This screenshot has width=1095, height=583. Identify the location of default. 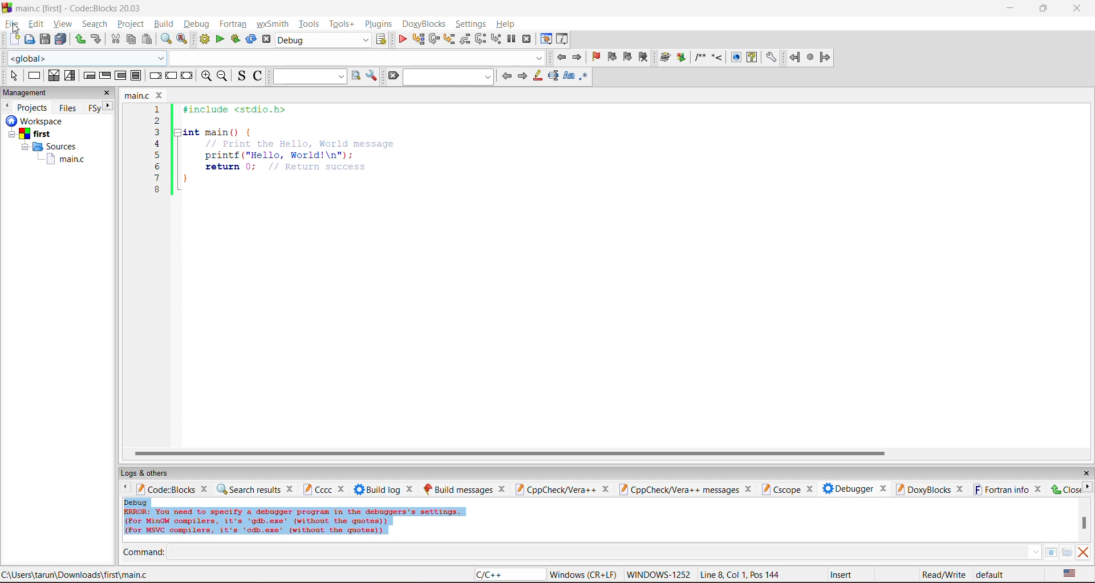
(991, 574).